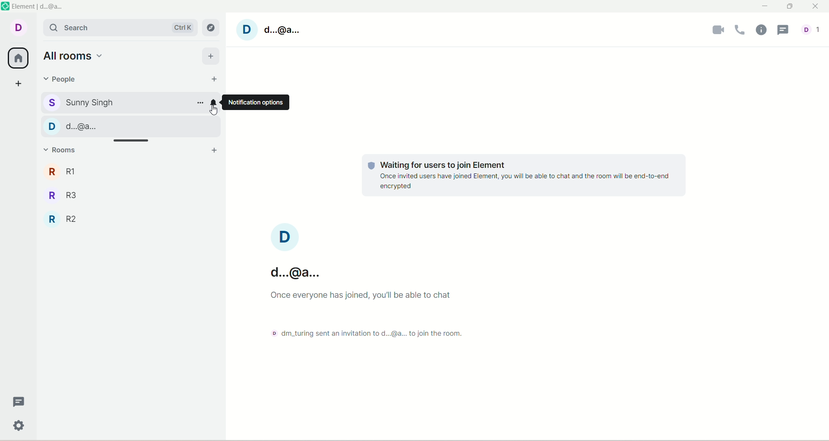  I want to click on text, so click(520, 176).